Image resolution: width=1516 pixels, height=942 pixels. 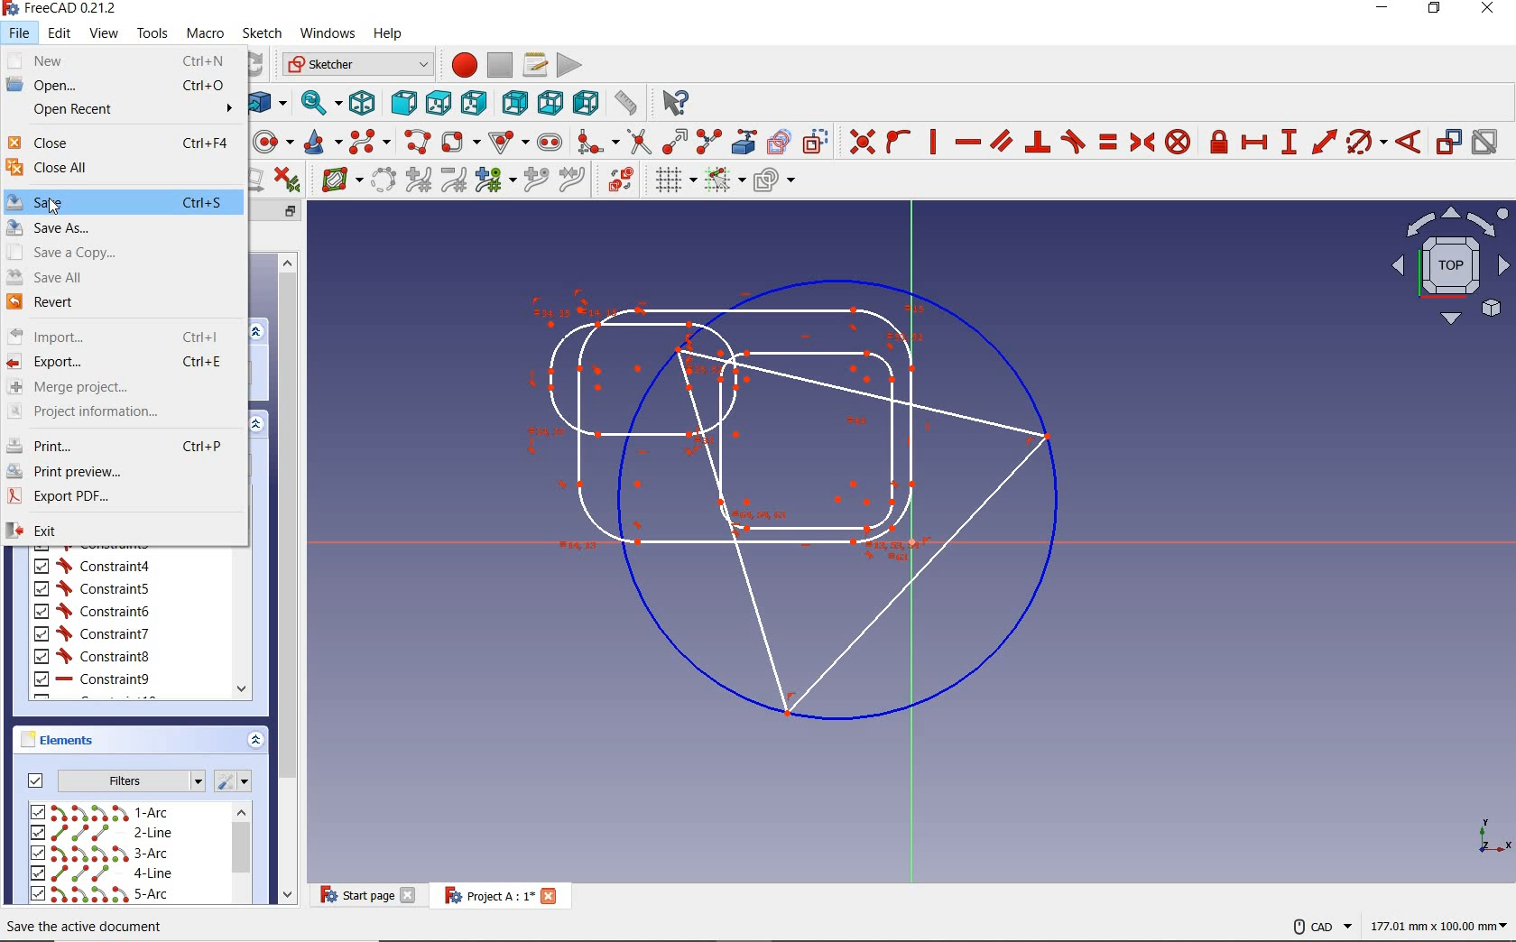 I want to click on top, so click(x=438, y=102).